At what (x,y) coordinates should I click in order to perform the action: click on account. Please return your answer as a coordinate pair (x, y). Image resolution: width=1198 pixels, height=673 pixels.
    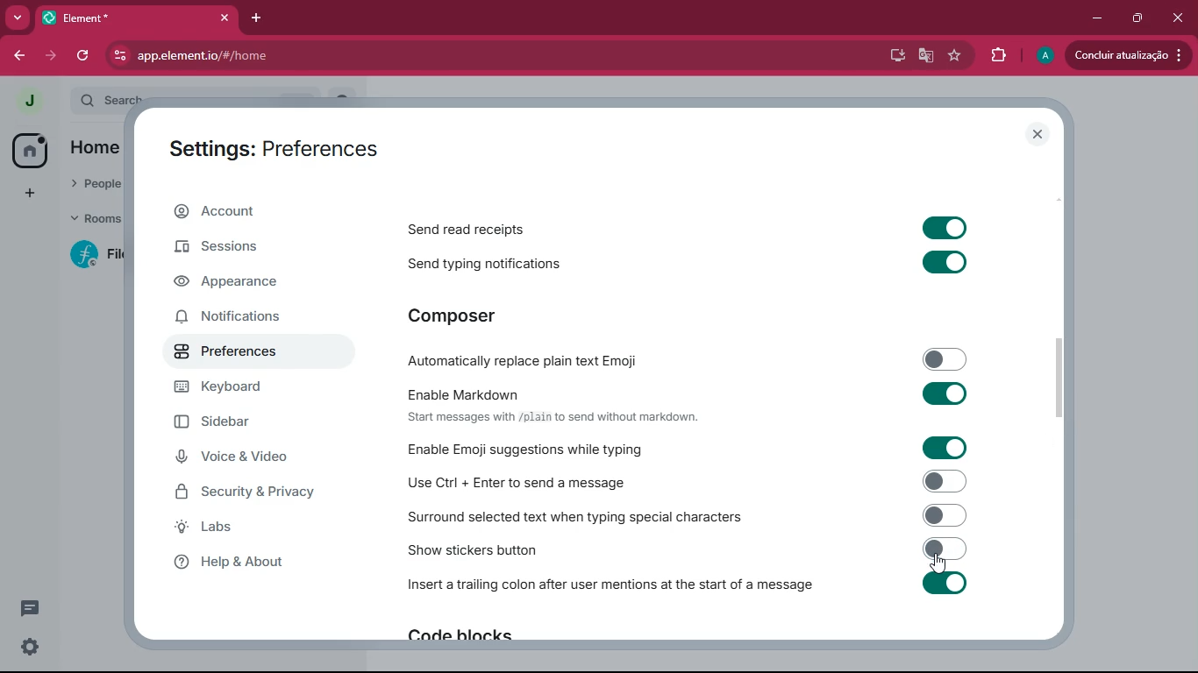
    Looking at the image, I should click on (262, 212).